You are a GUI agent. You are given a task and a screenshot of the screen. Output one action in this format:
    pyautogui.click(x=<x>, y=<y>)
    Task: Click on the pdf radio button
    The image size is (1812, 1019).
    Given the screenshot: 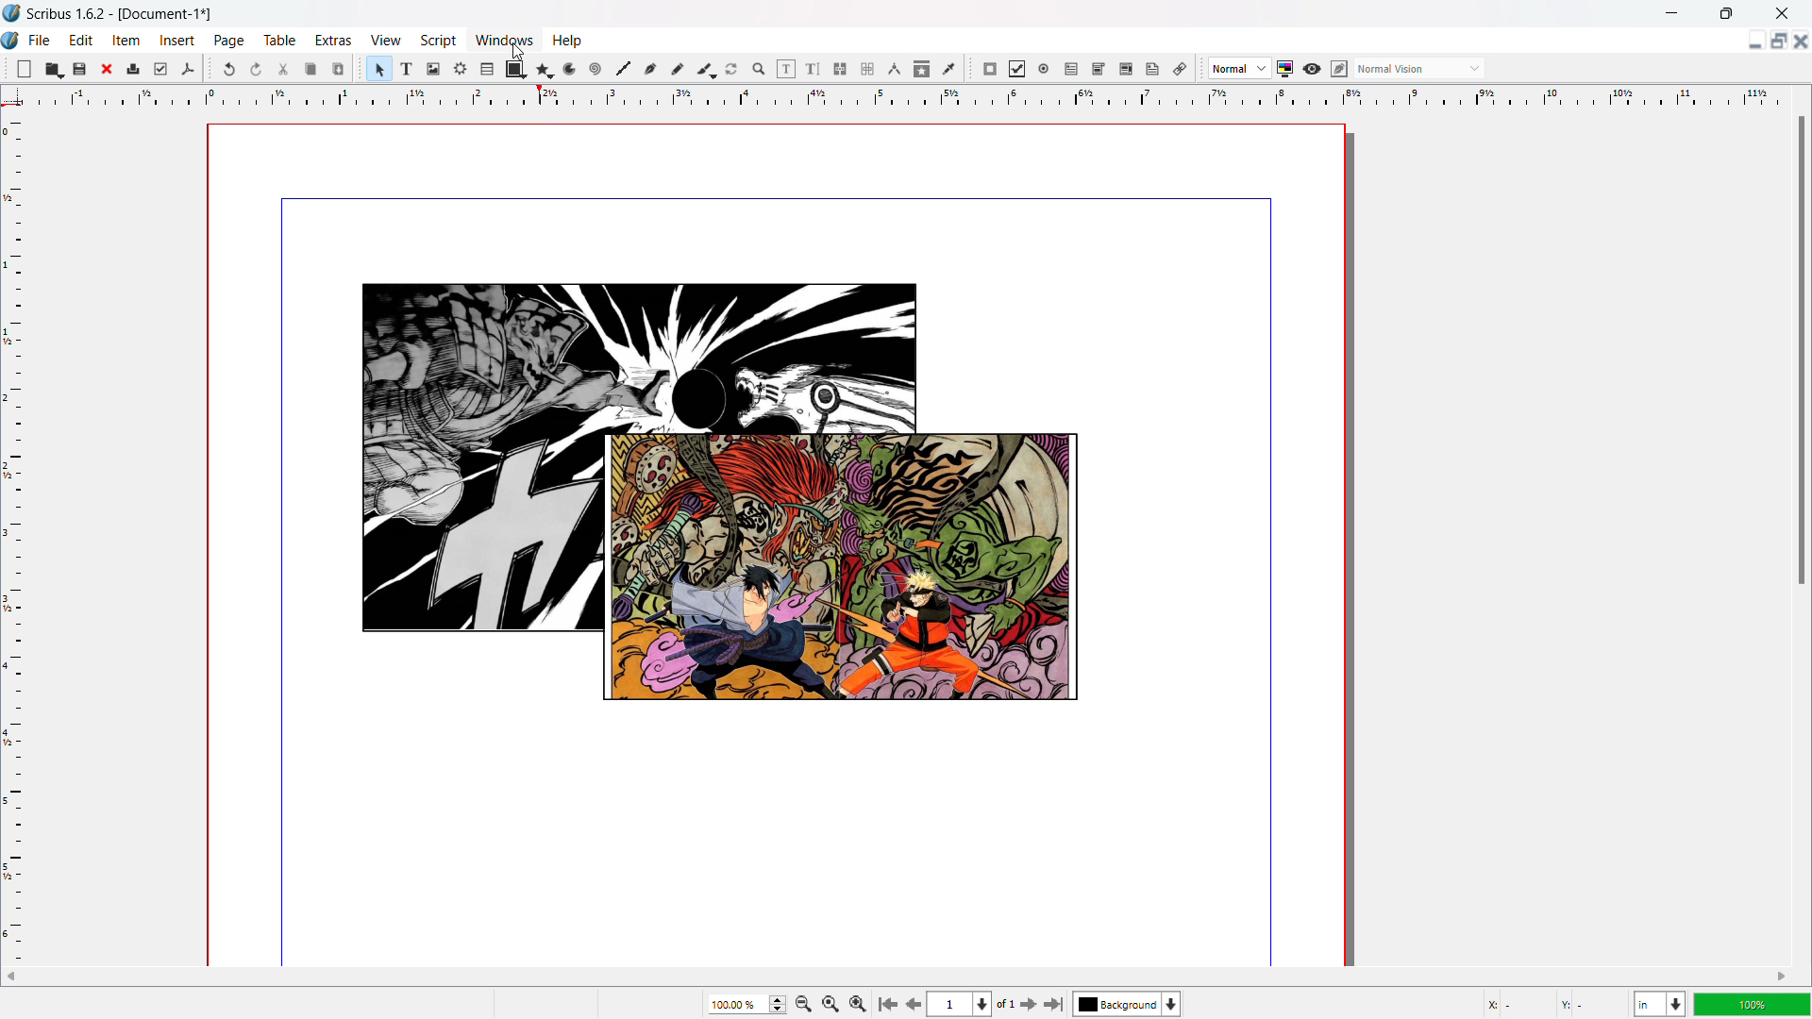 What is the action you would take?
    pyautogui.click(x=1045, y=68)
    